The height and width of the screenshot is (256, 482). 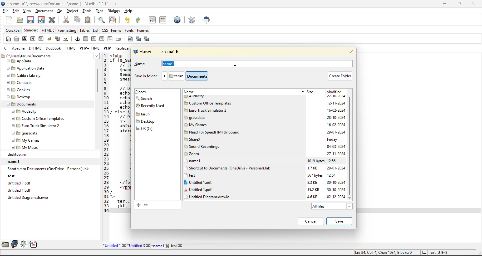 What do you see at coordinates (339, 220) in the screenshot?
I see `save` at bounding box center [339, 220].